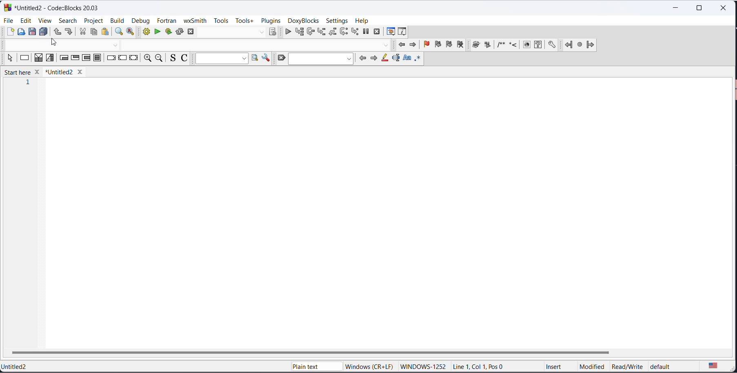  I want to click on go back, so click(402, 45).